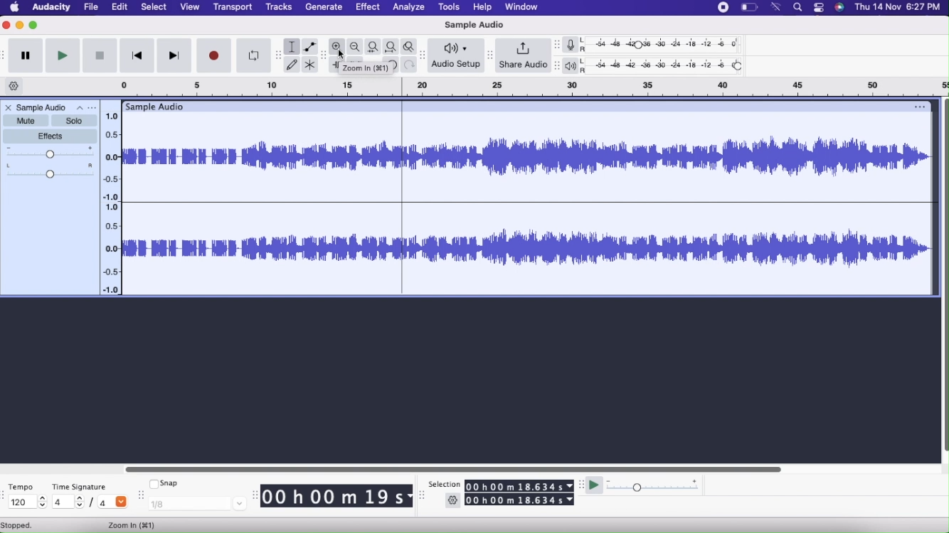 The height and width of the screenshot is (533, 949). What do you see at coordinates (521, 7) in the screenshot?
I see `Window` at bounding box center [521, 7].